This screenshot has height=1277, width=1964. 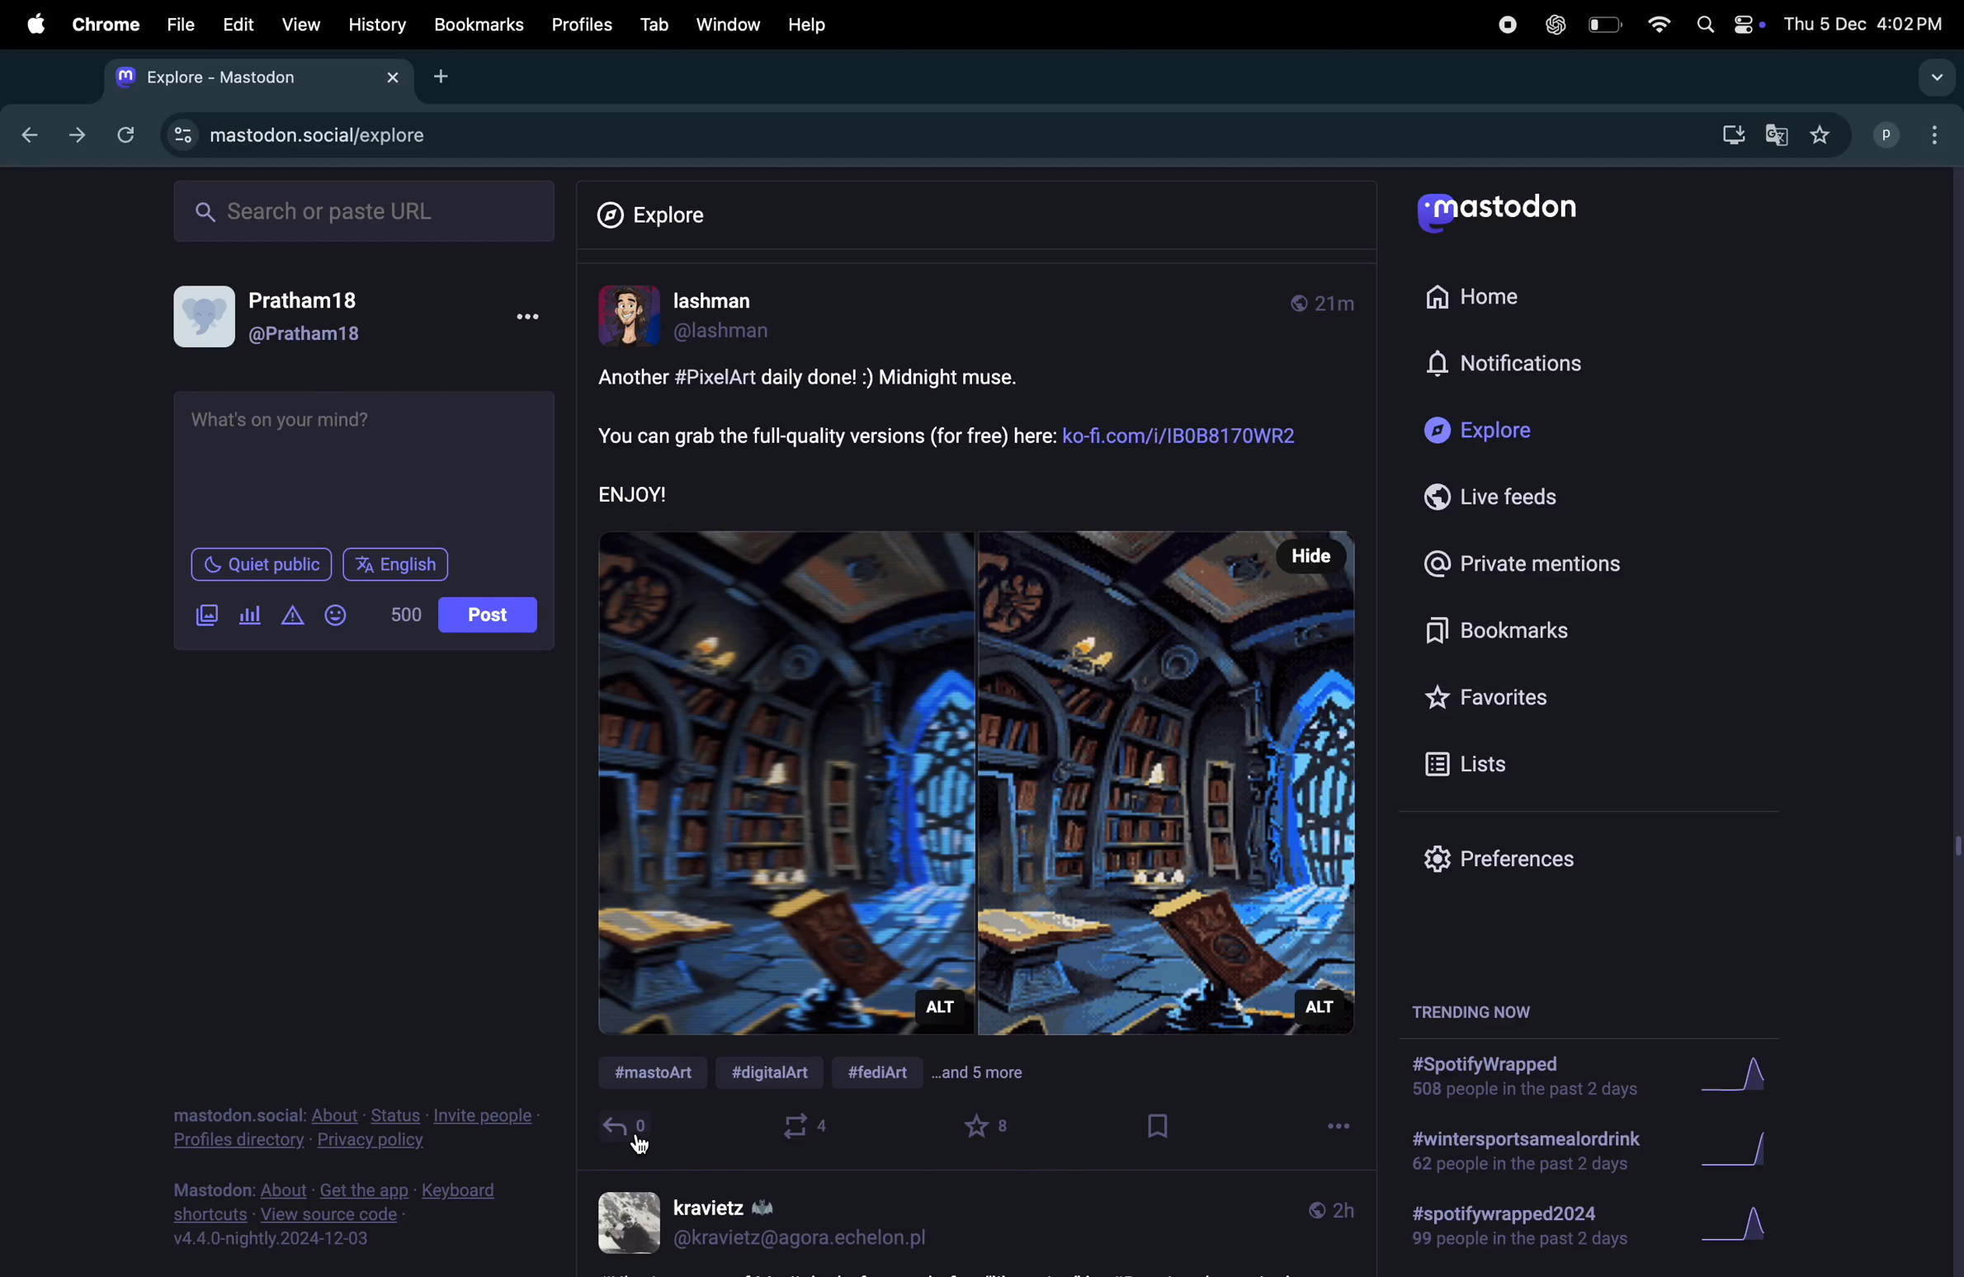 What do you see at coordinates (1523, 1081) in the screenshot?
I see `spotify wrapped` at bounding box center [1523, 1081].